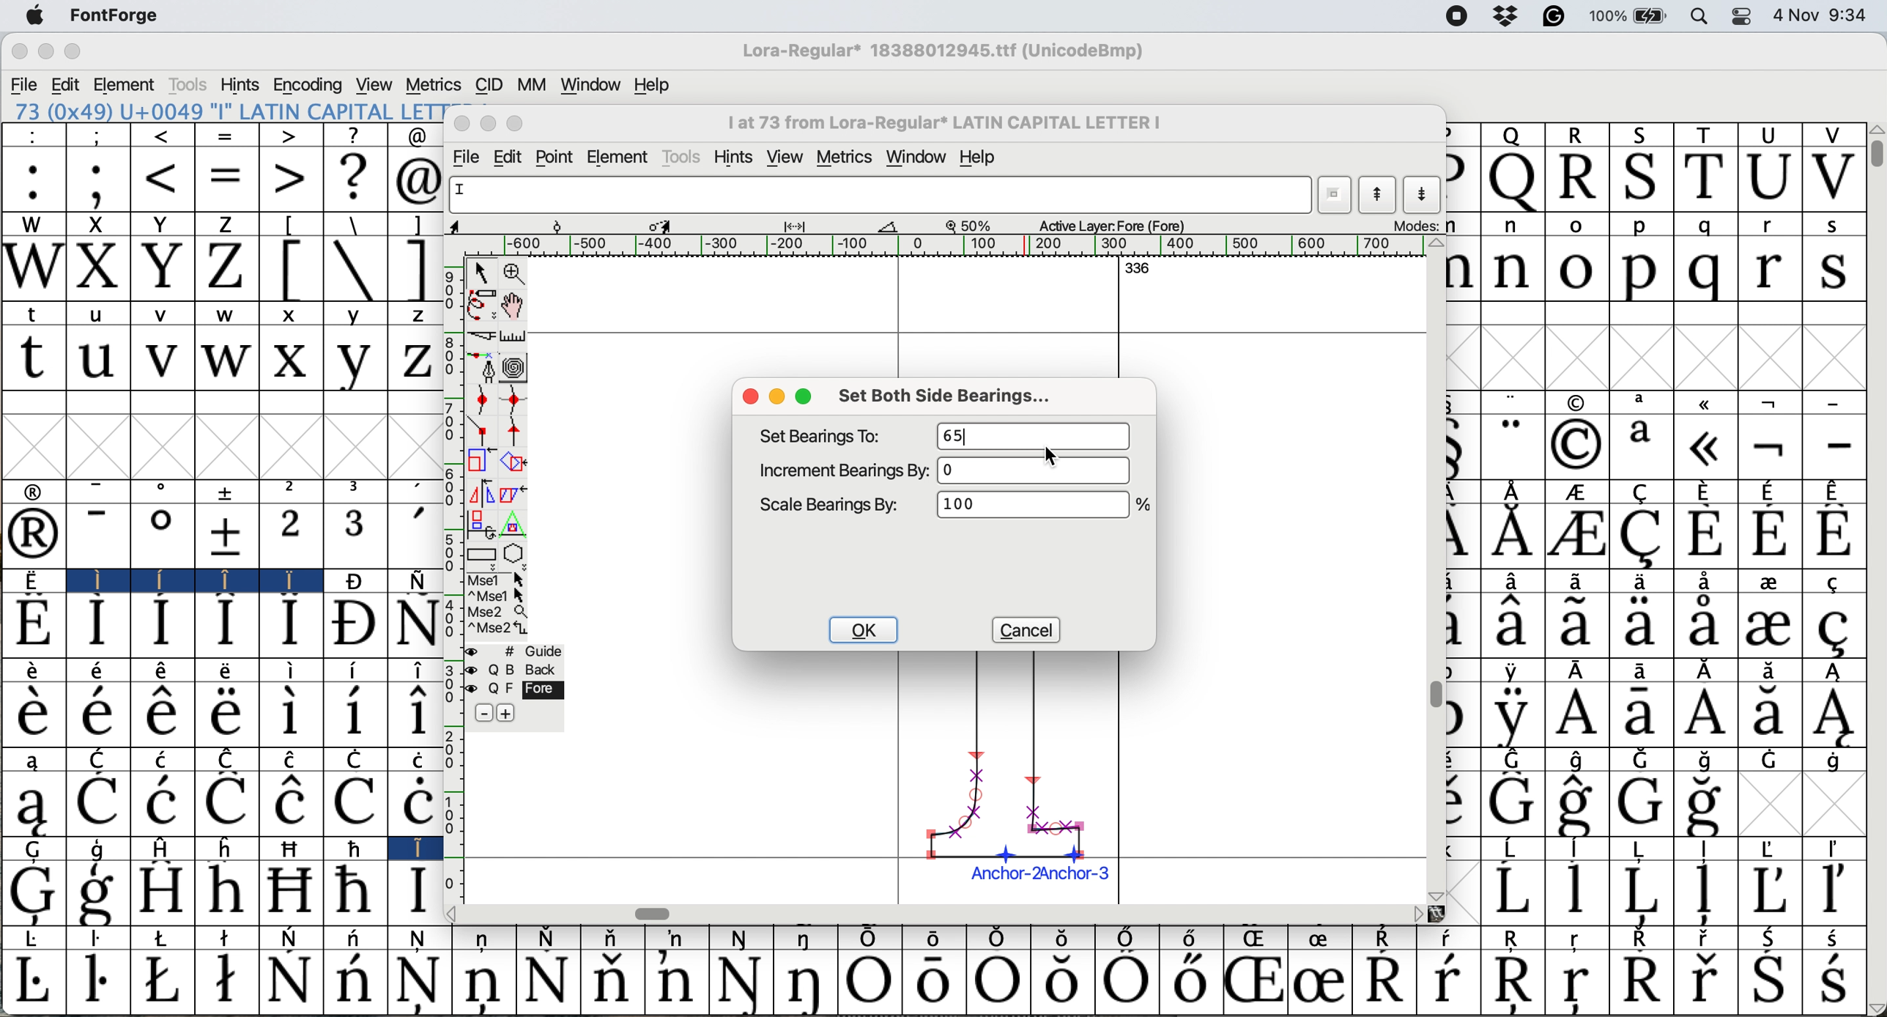 The width and height of the screenshot is (1887, 1017). Describe the element at coordinates (1560, 18) in the screenshot. I see `grammarly` at that location.